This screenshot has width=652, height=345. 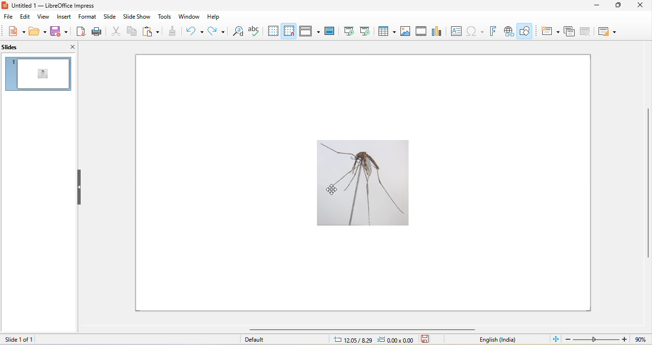 I want to click on display views, so click(x=310, y=31).